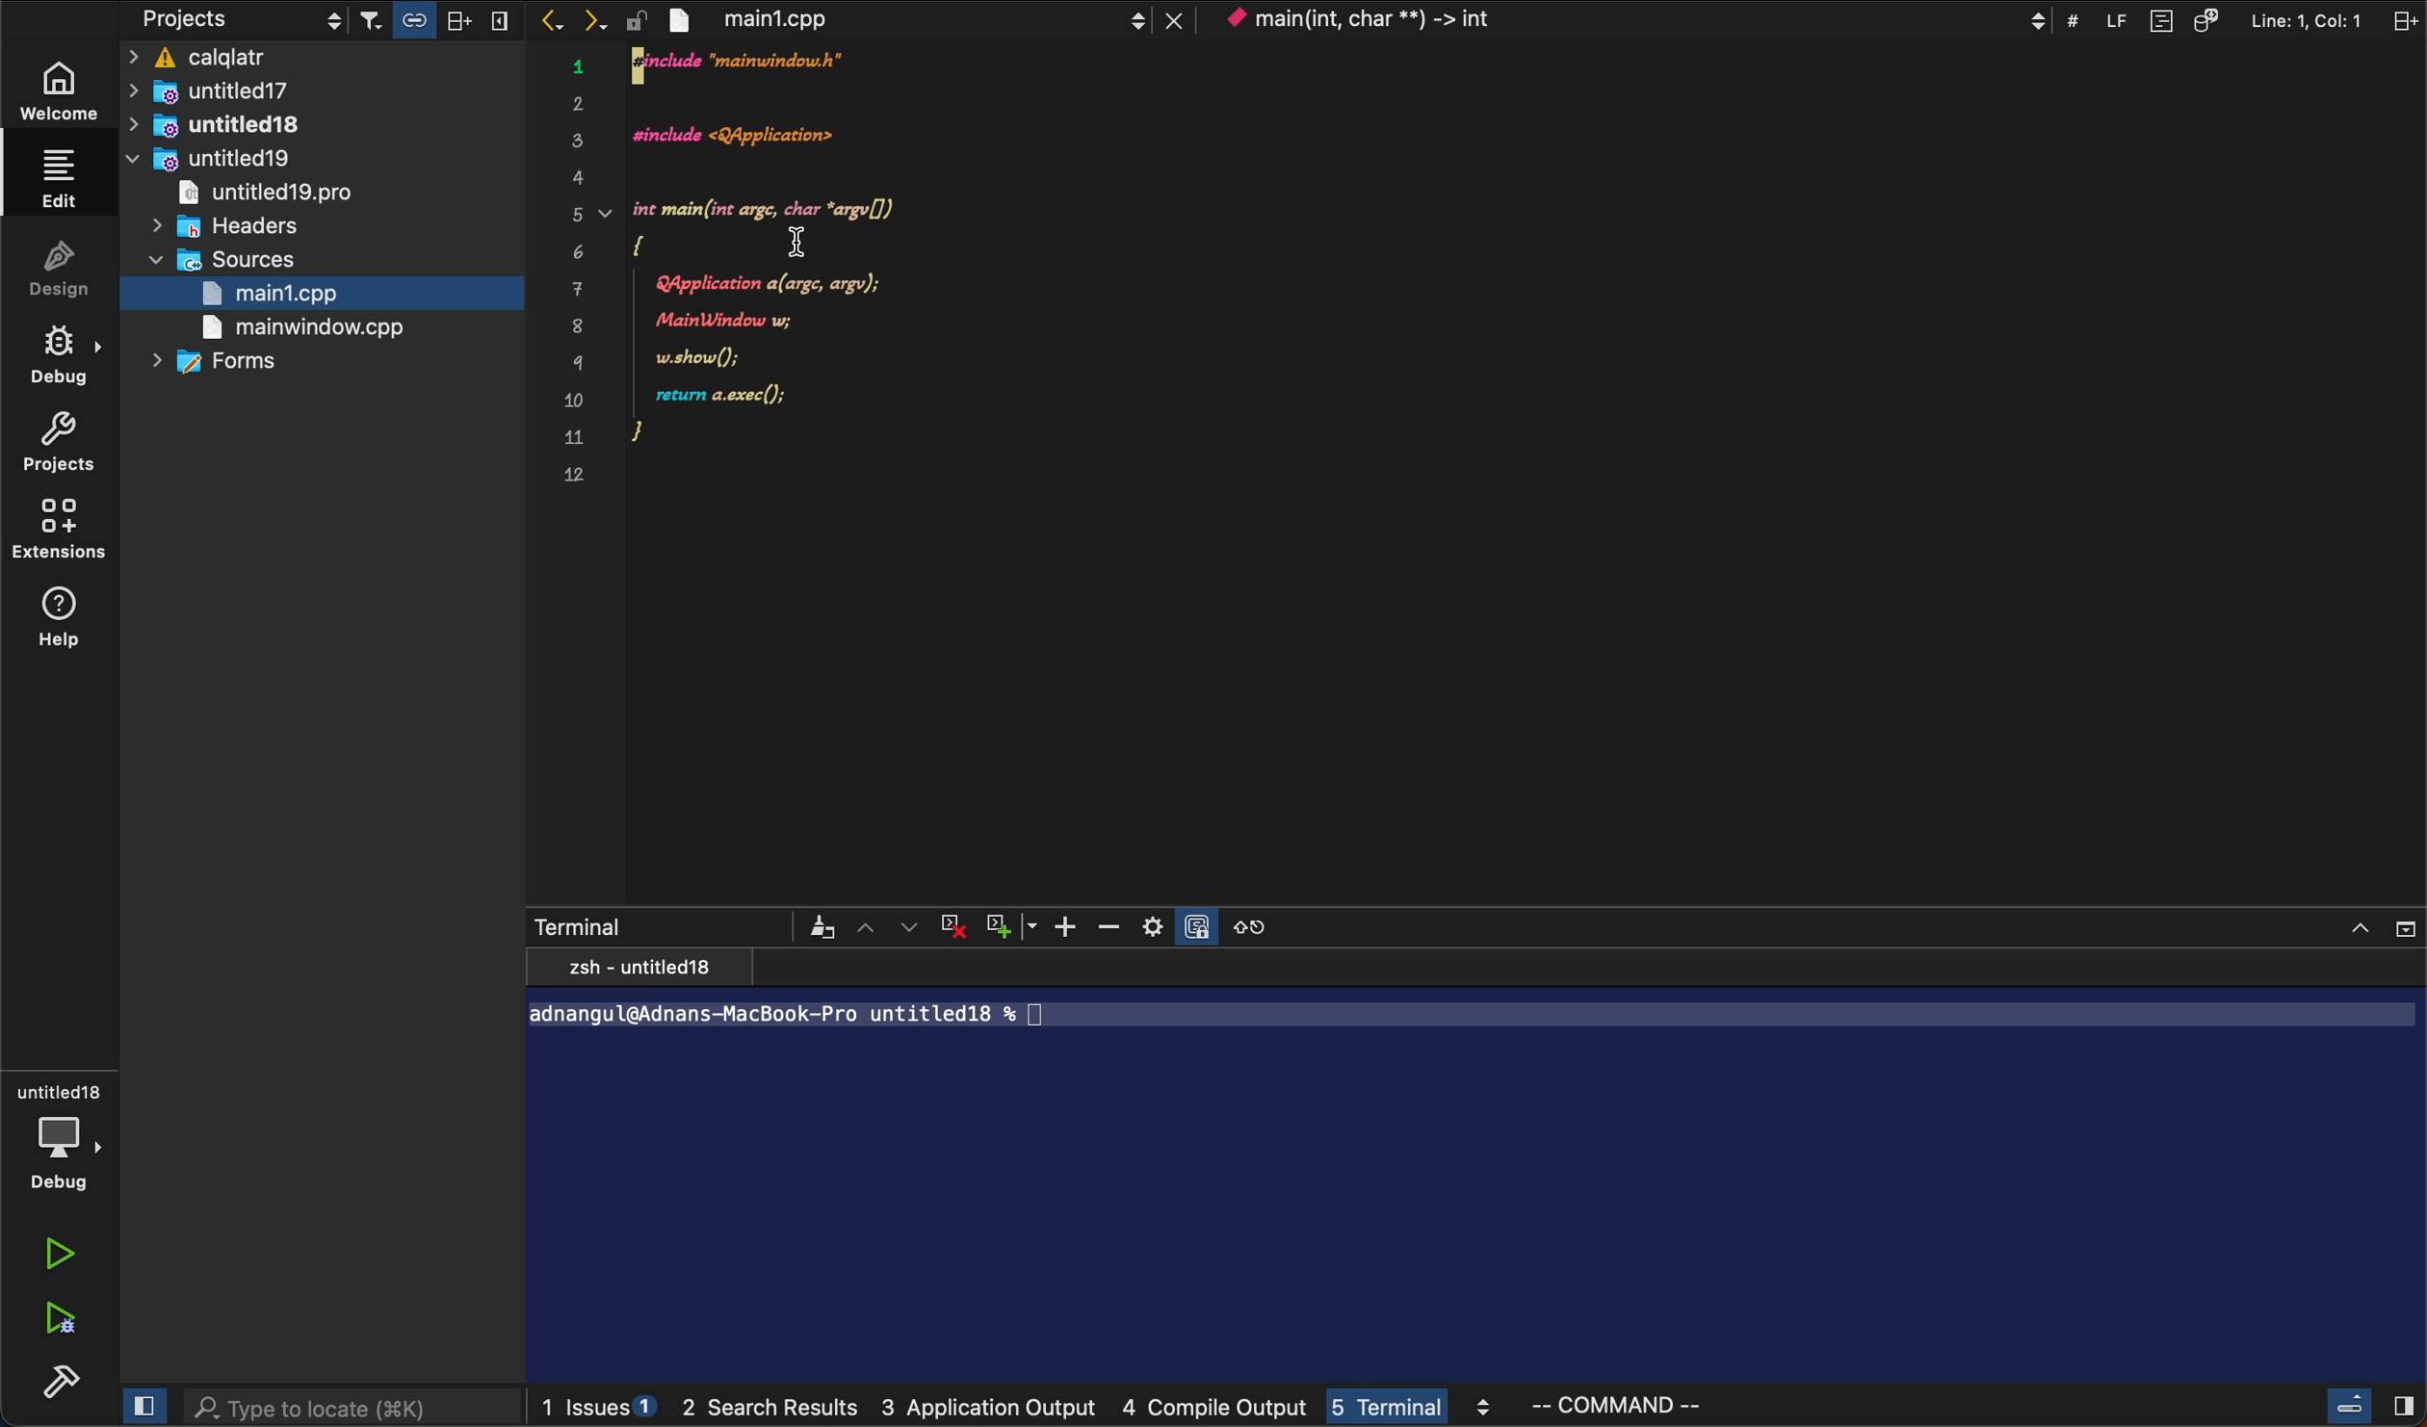  What do you see at coordinates (639, 23) in the screenshot?
I see `lock` at bounding box center [639, 23].